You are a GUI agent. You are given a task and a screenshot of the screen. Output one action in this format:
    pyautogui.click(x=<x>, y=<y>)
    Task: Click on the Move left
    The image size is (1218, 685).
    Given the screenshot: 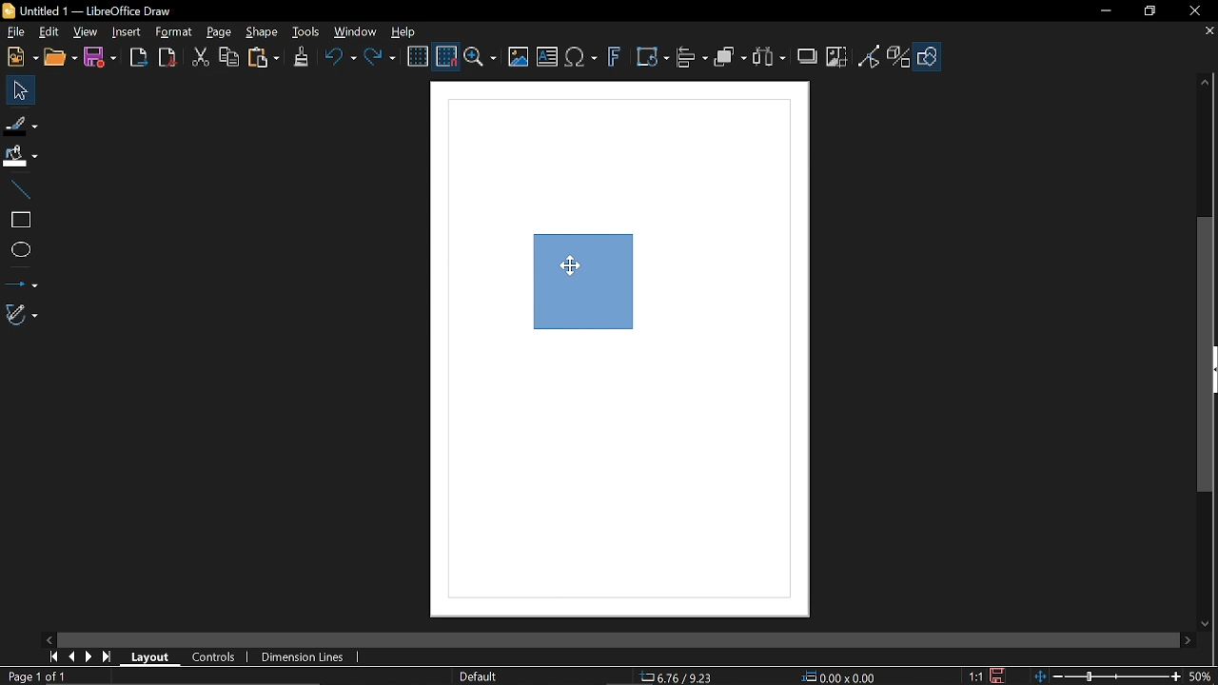 What is the action you would take?
    pyautogui.click(x=49, y=639)
    